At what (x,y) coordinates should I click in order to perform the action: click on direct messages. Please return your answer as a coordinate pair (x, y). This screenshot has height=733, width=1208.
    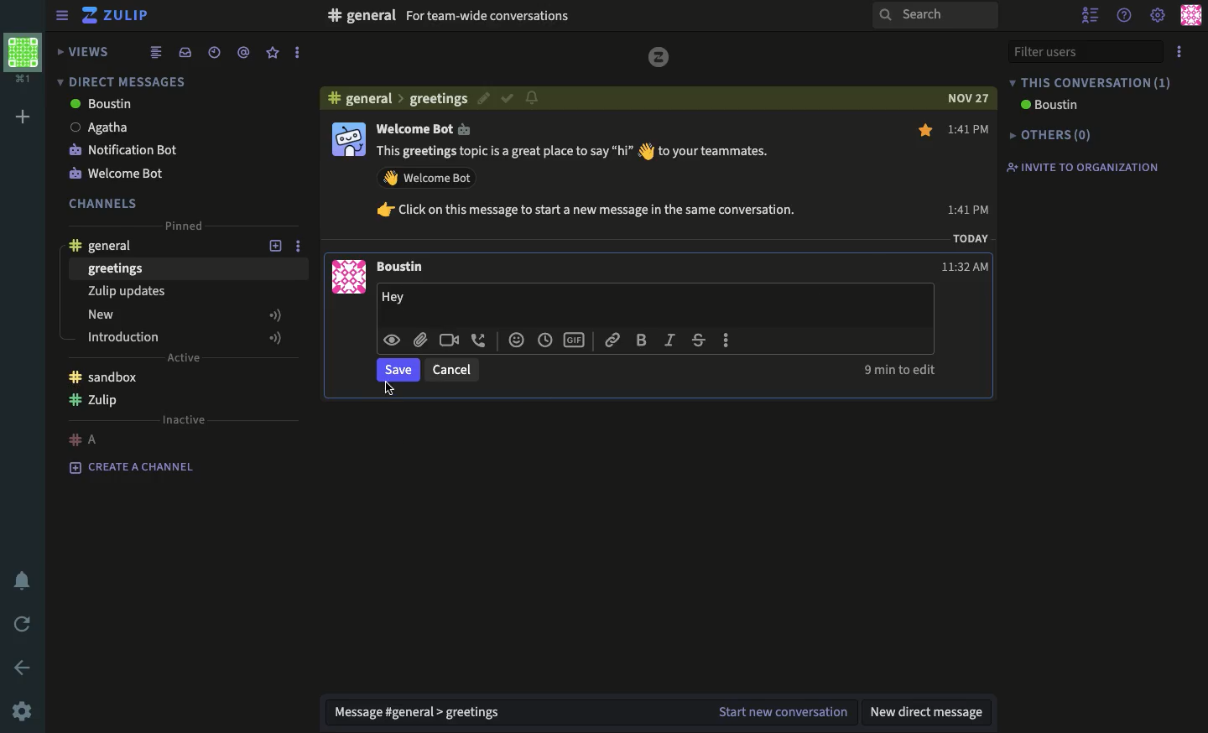
    Looking at the image, I should click on (123, 80).